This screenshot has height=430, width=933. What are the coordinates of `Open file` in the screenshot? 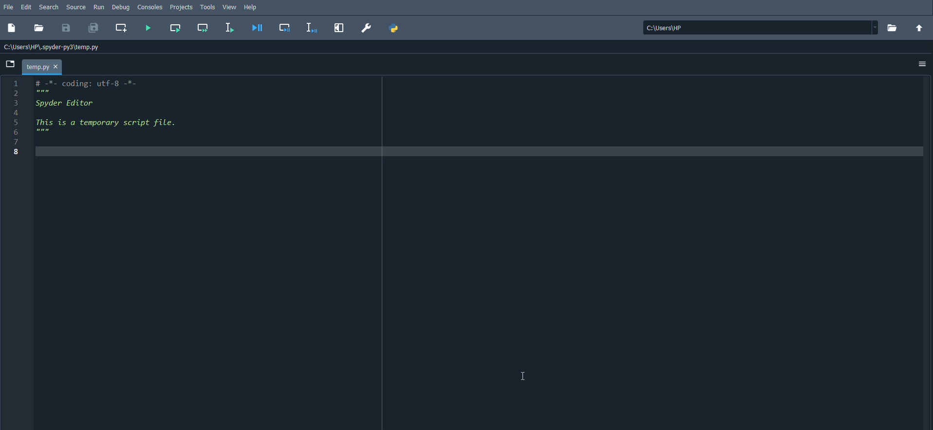 It's located at (40, 29).